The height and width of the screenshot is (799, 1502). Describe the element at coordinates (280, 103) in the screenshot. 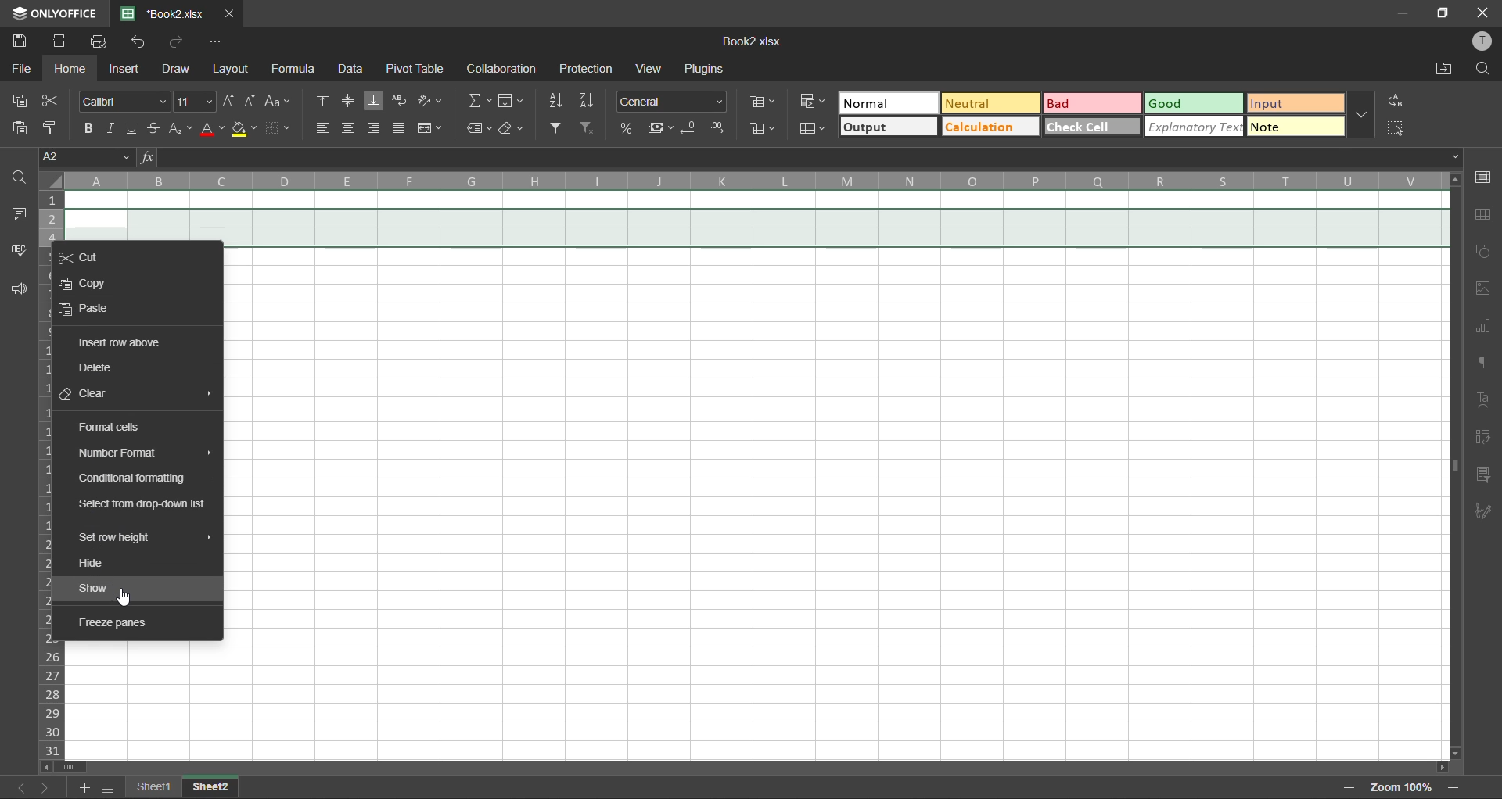

I see `change case` at that location.